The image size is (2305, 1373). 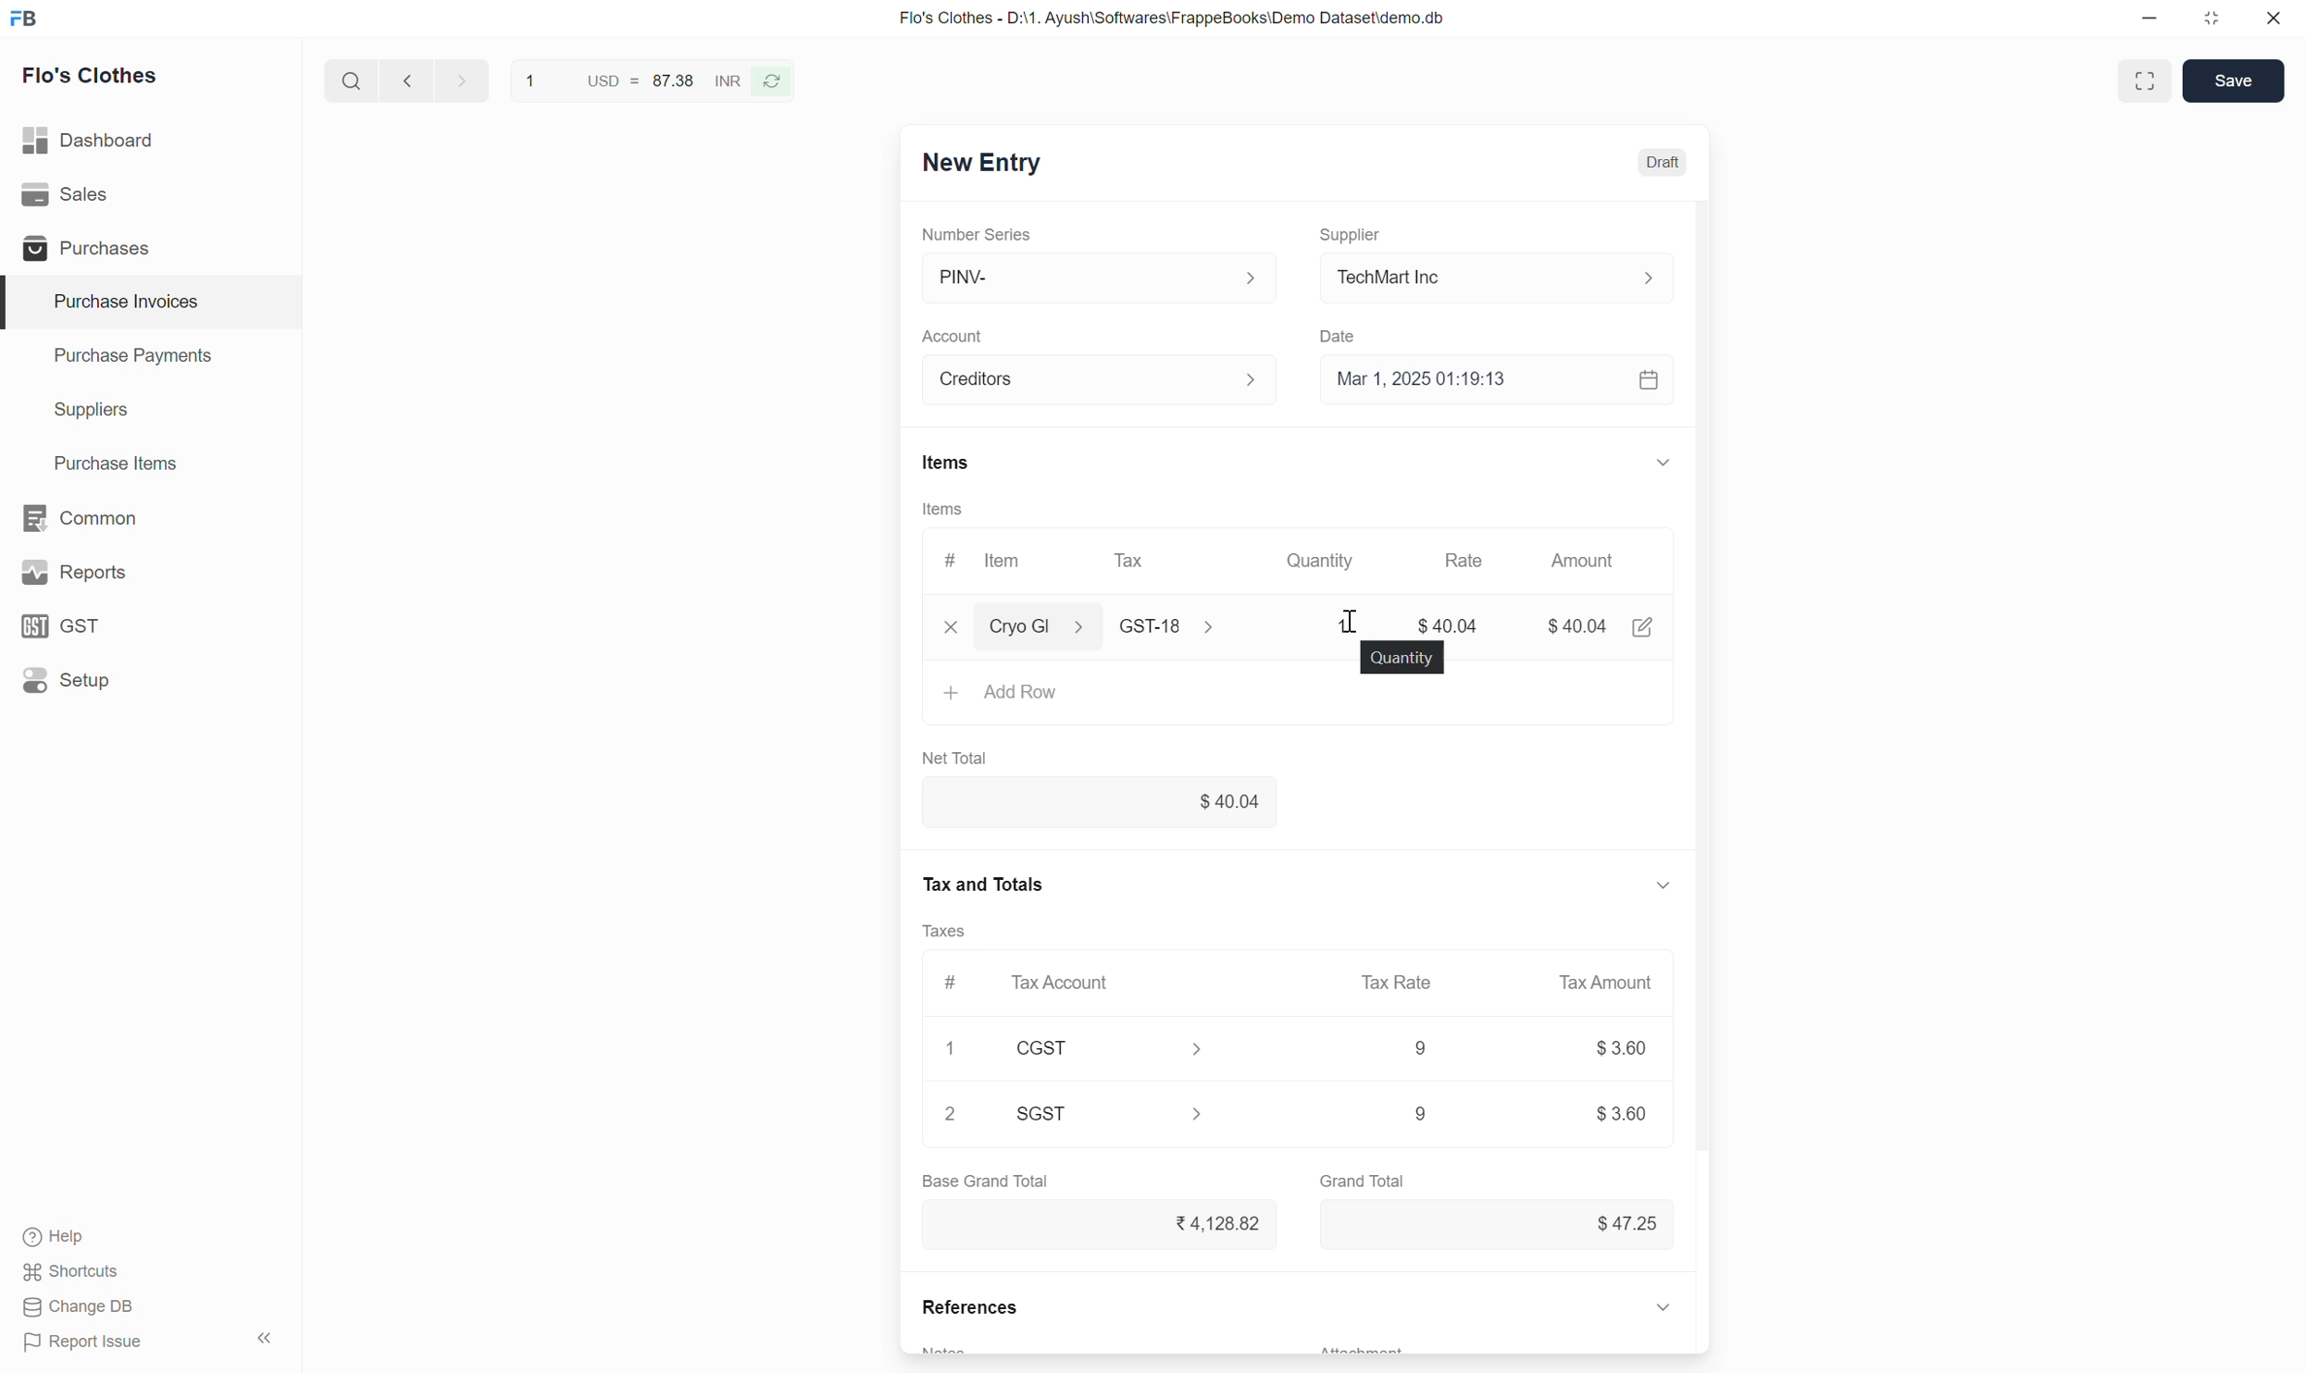 I want to click on $3.60, so click(x=1620, y=1051).